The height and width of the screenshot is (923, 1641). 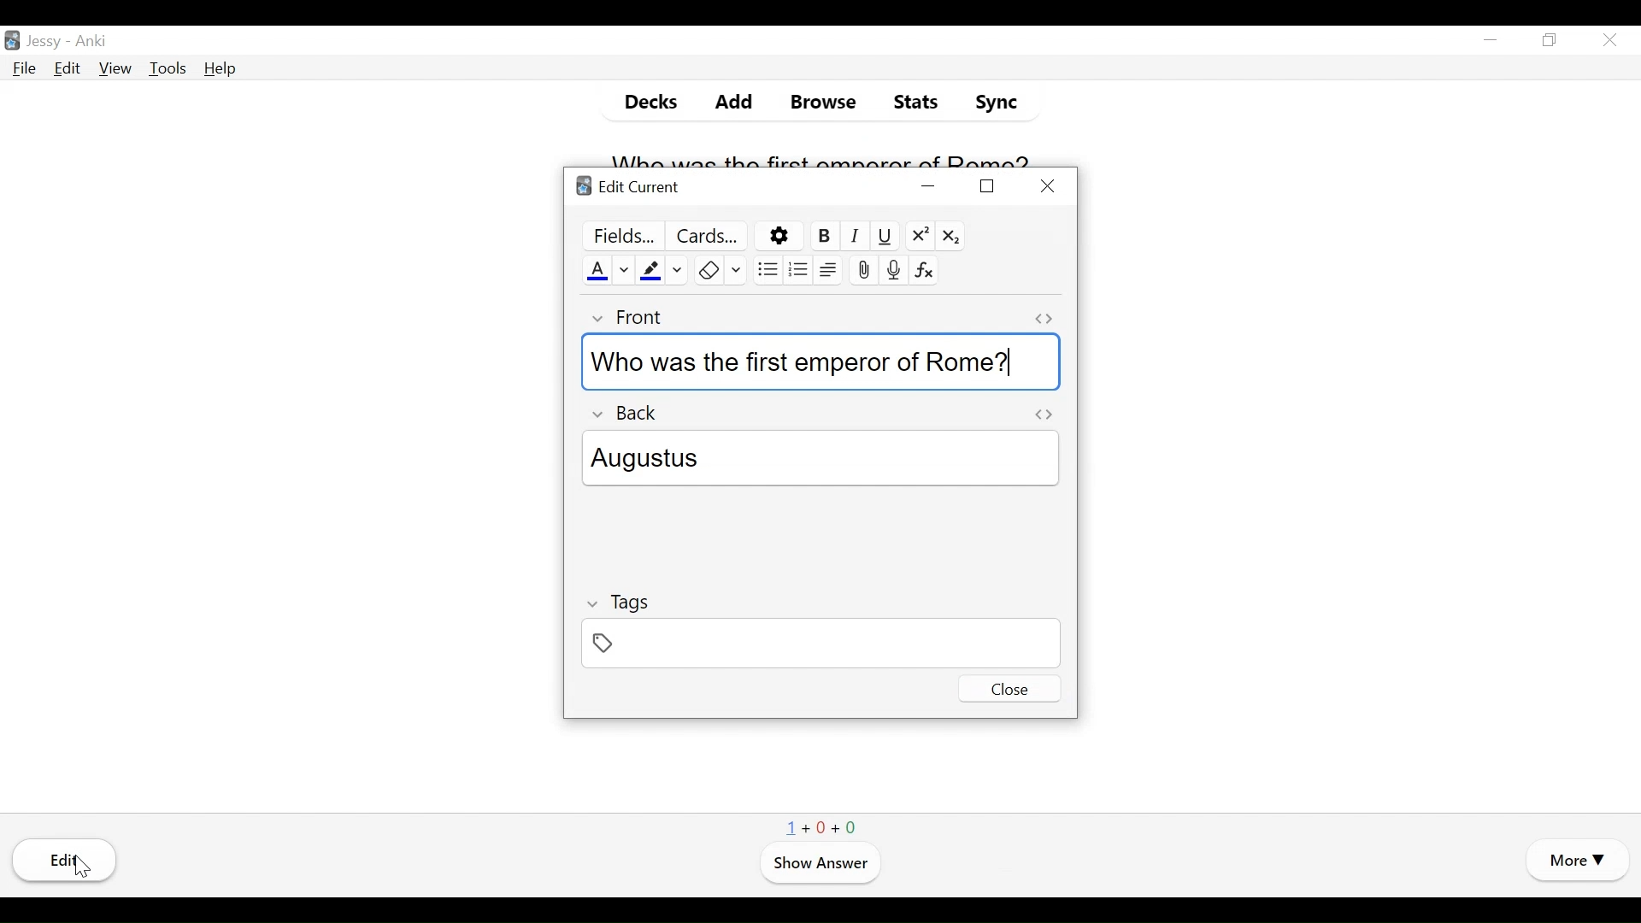 What do you see at coordinates (1044, 414) in the screenshot?
I see `Toggle TML Editor` at bounding box center [1044, 414].